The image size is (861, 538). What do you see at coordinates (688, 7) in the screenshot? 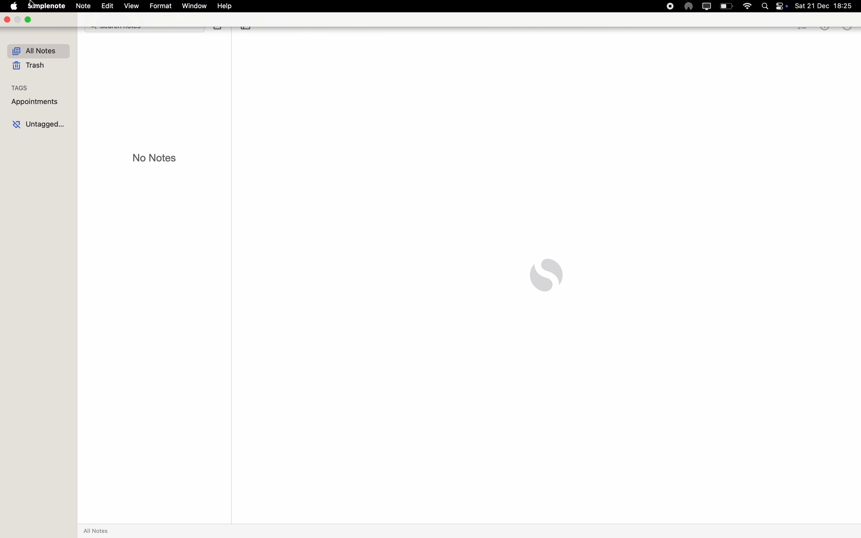
I see `Airdrop` at bounding box center [688, 7].